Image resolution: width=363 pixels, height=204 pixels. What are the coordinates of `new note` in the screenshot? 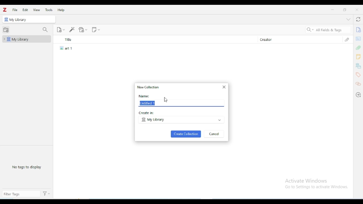 It's located at (96, 29).